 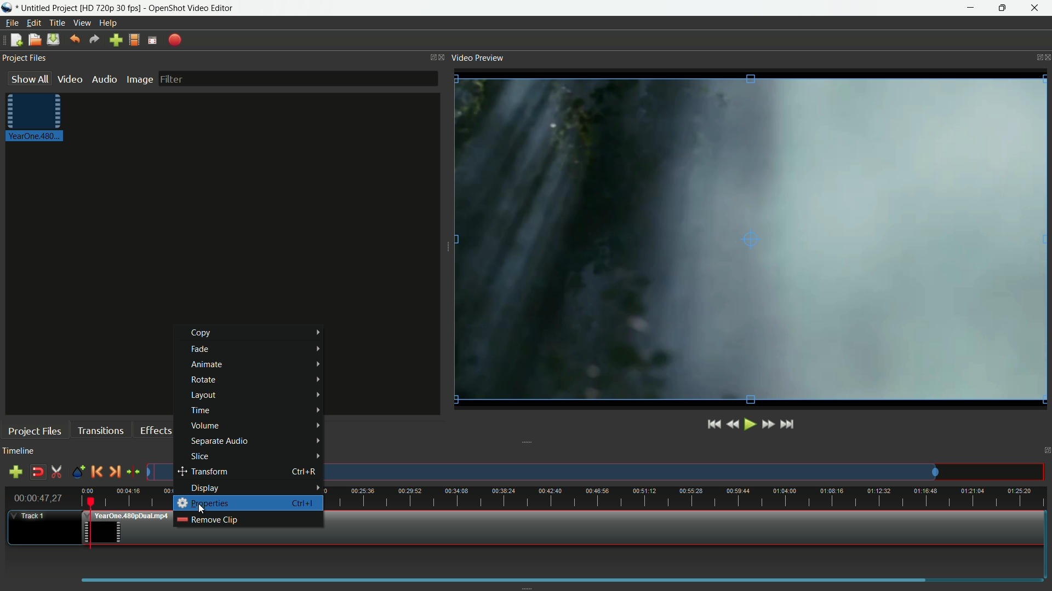 I want to click on fade, so click(x=258, y=350).